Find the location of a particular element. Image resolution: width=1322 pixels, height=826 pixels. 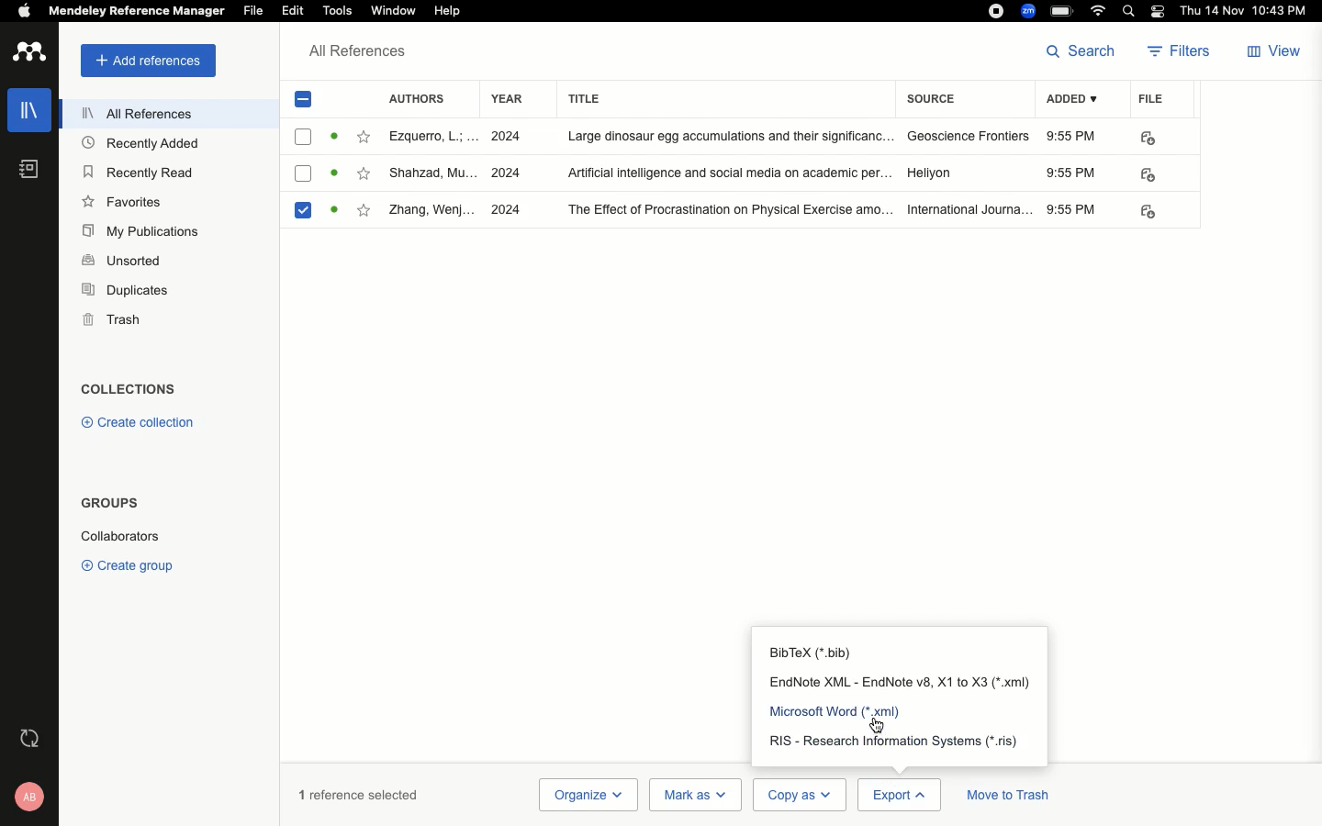

Recording is located at coordinates (997, 9).